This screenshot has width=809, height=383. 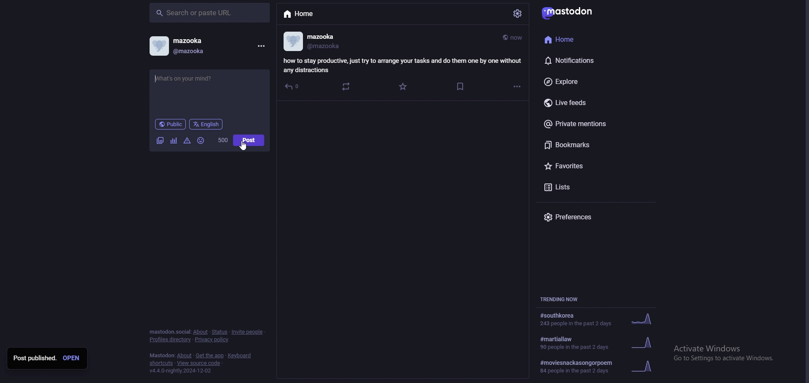 I want to click on more, so click(x=517, y=86).